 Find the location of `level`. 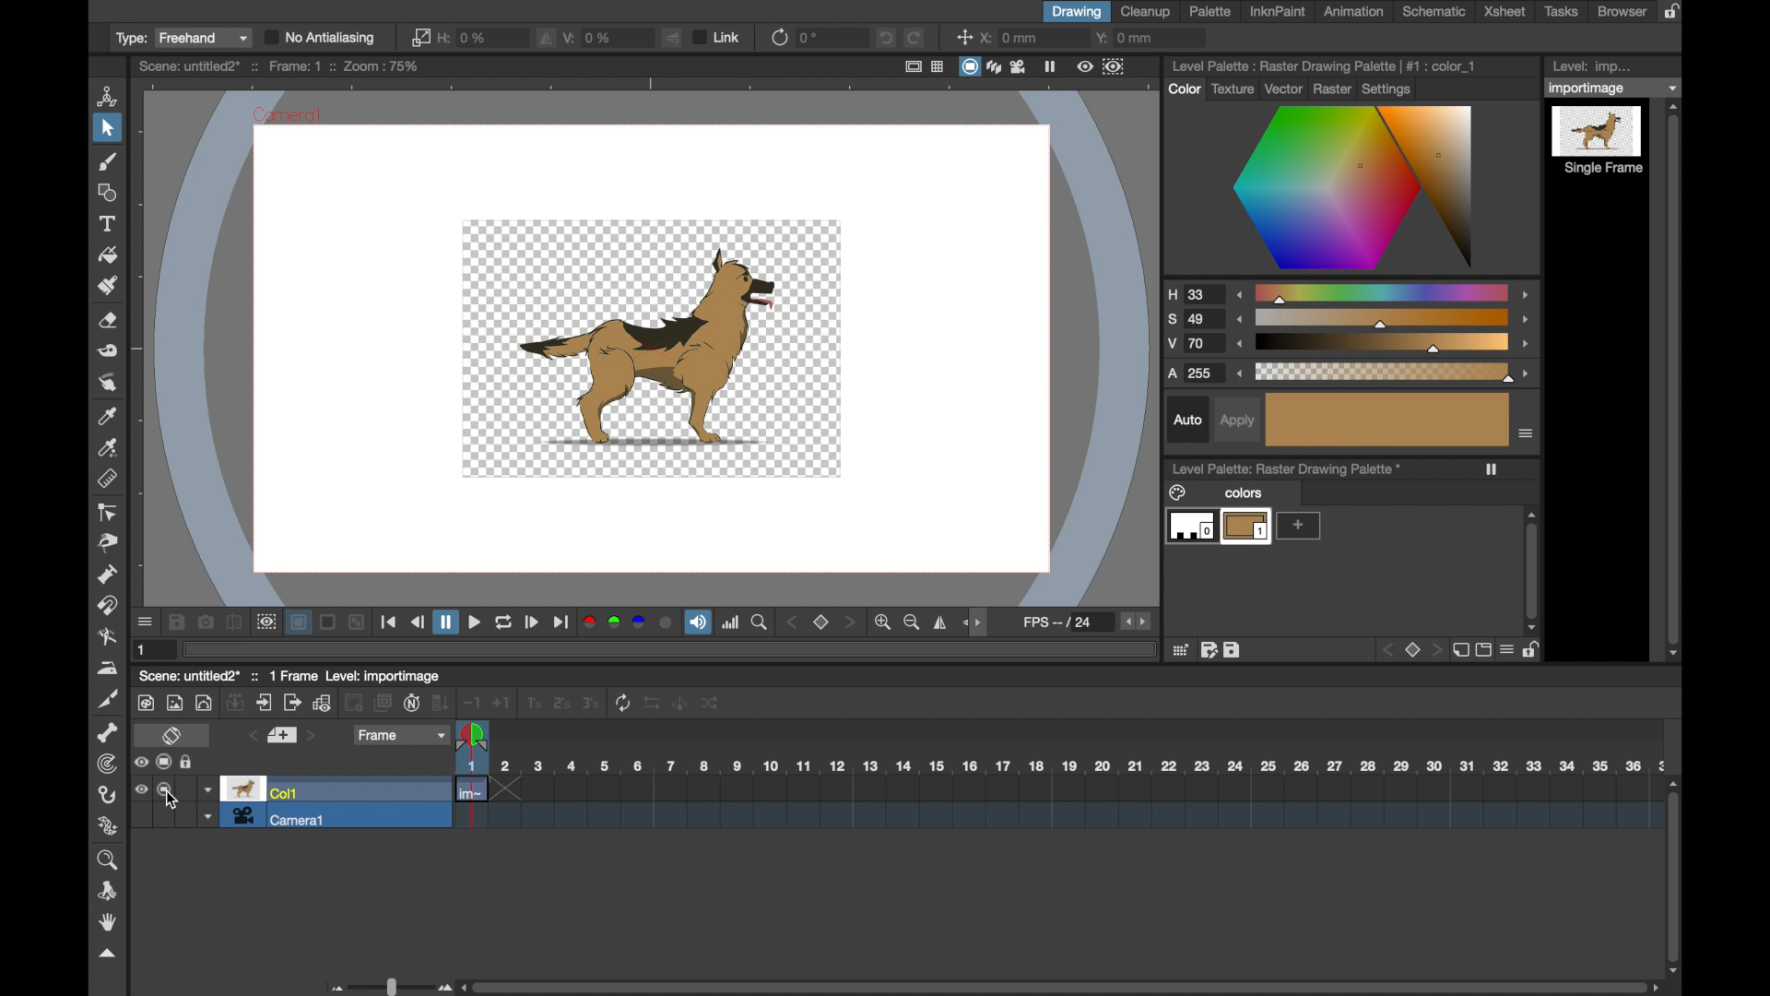

level is located at coordinates (1246, 528).